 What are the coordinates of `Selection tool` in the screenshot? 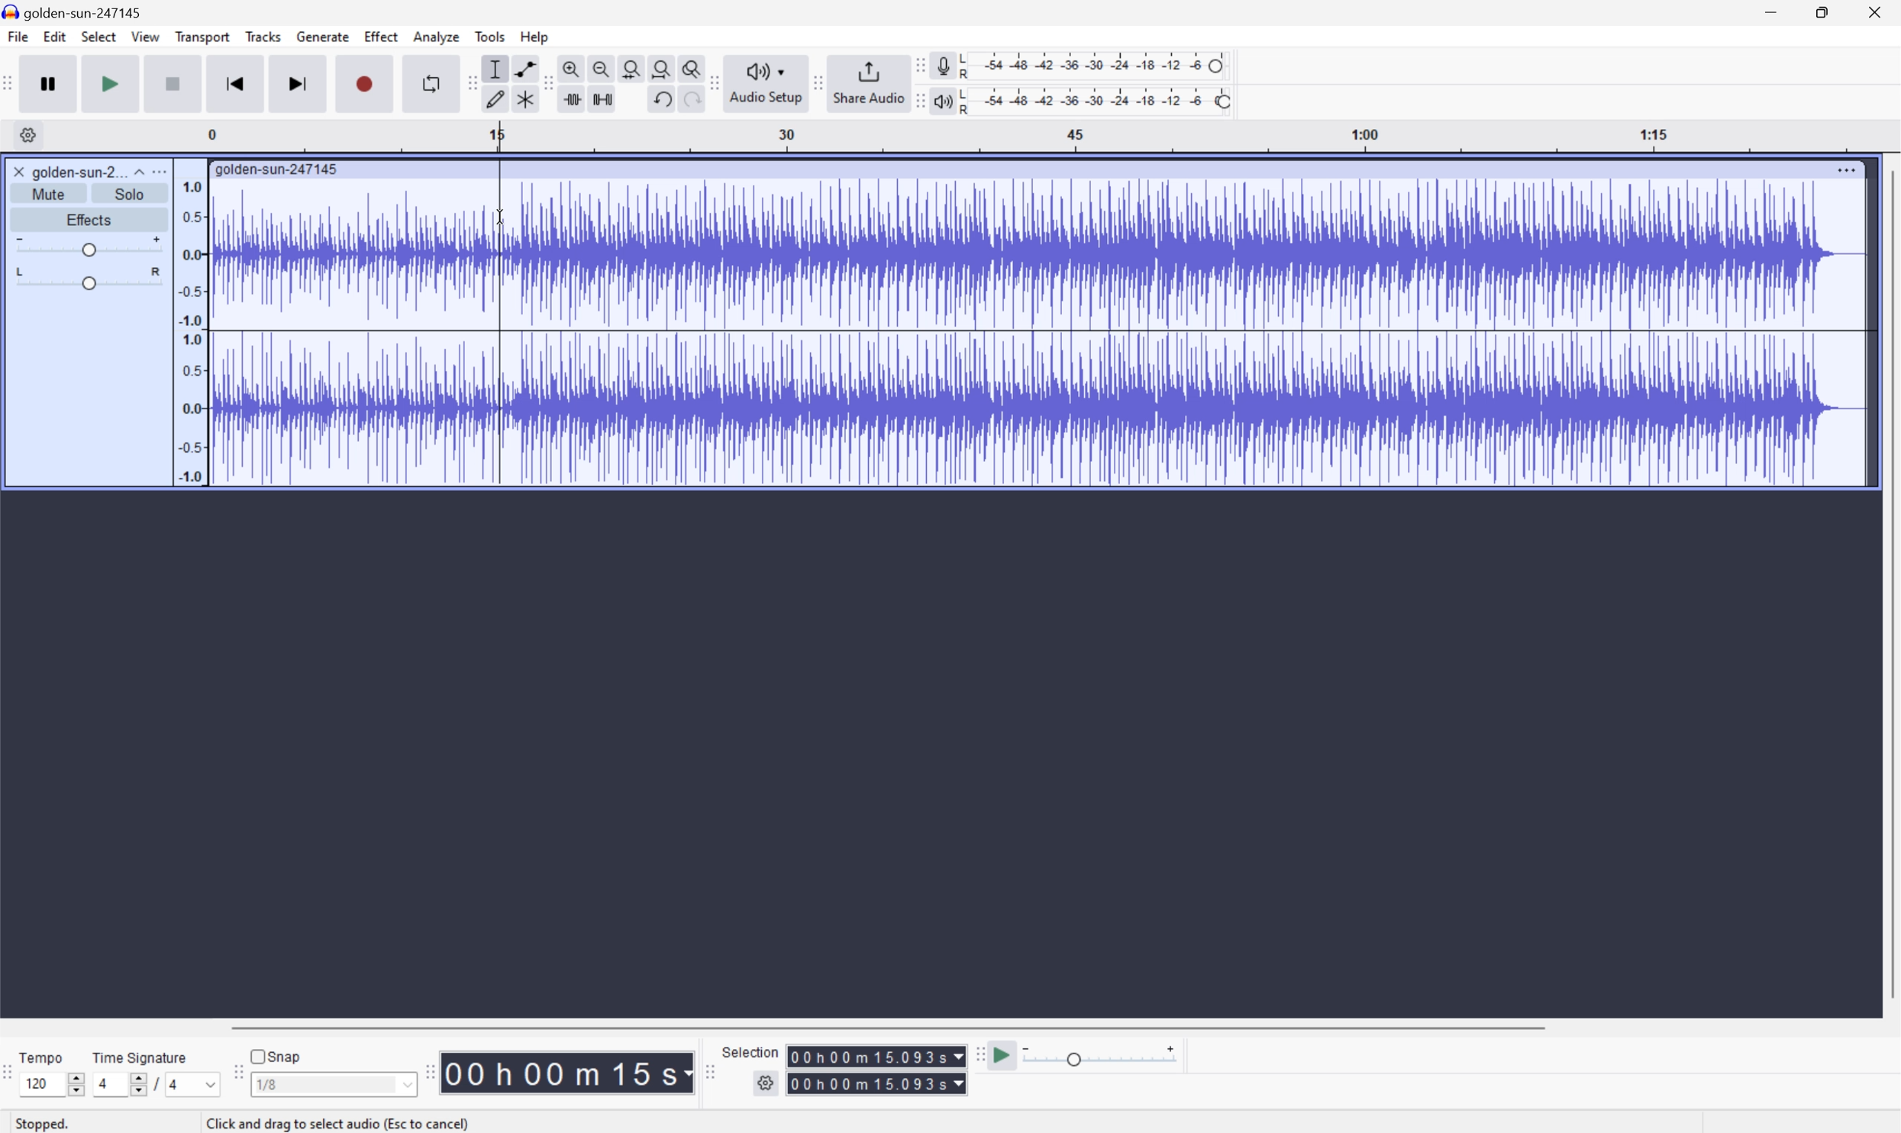 It's located at (493, 69).